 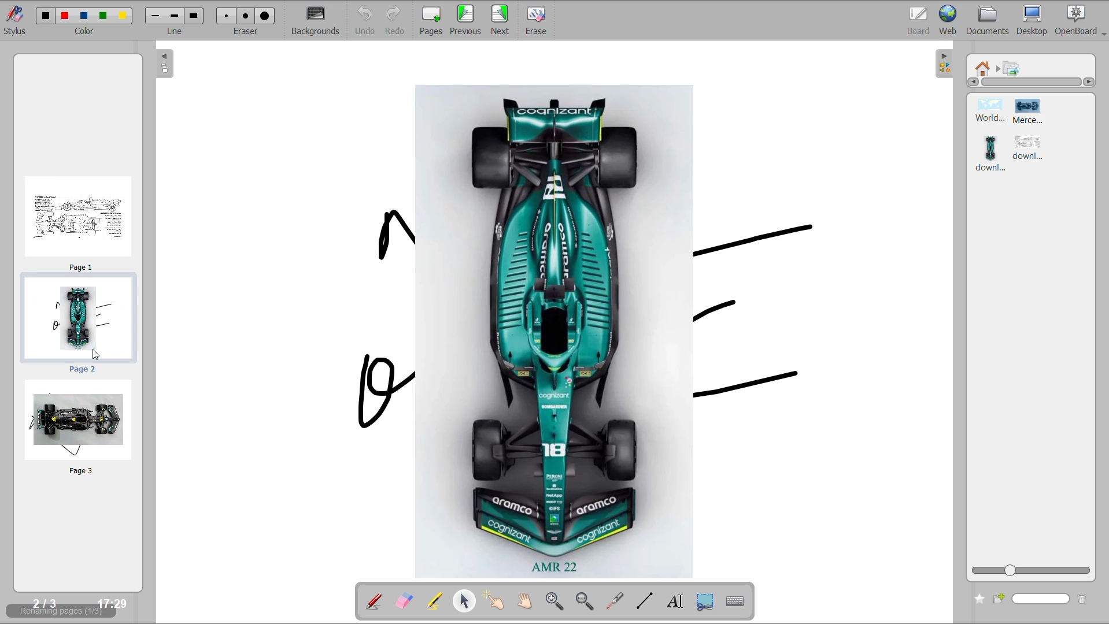 I want to click on image 3, so click(x=989, y=154).